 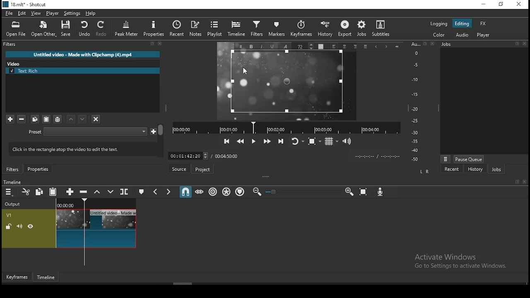 I want to click on save filter sets, so click(x=58, y=119).